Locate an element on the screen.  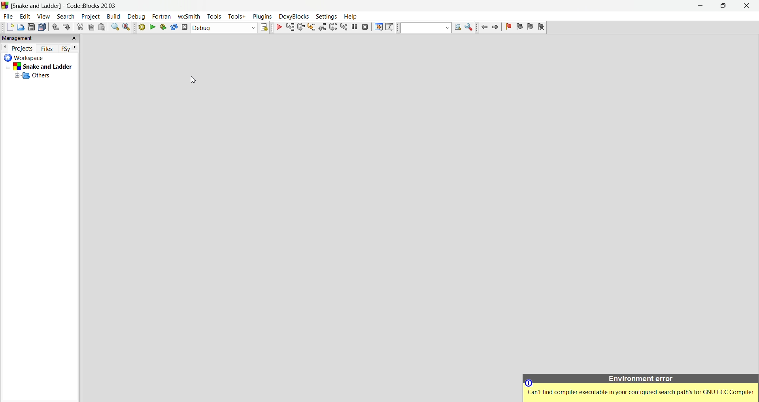
projects is located at coordinates (23, 48).